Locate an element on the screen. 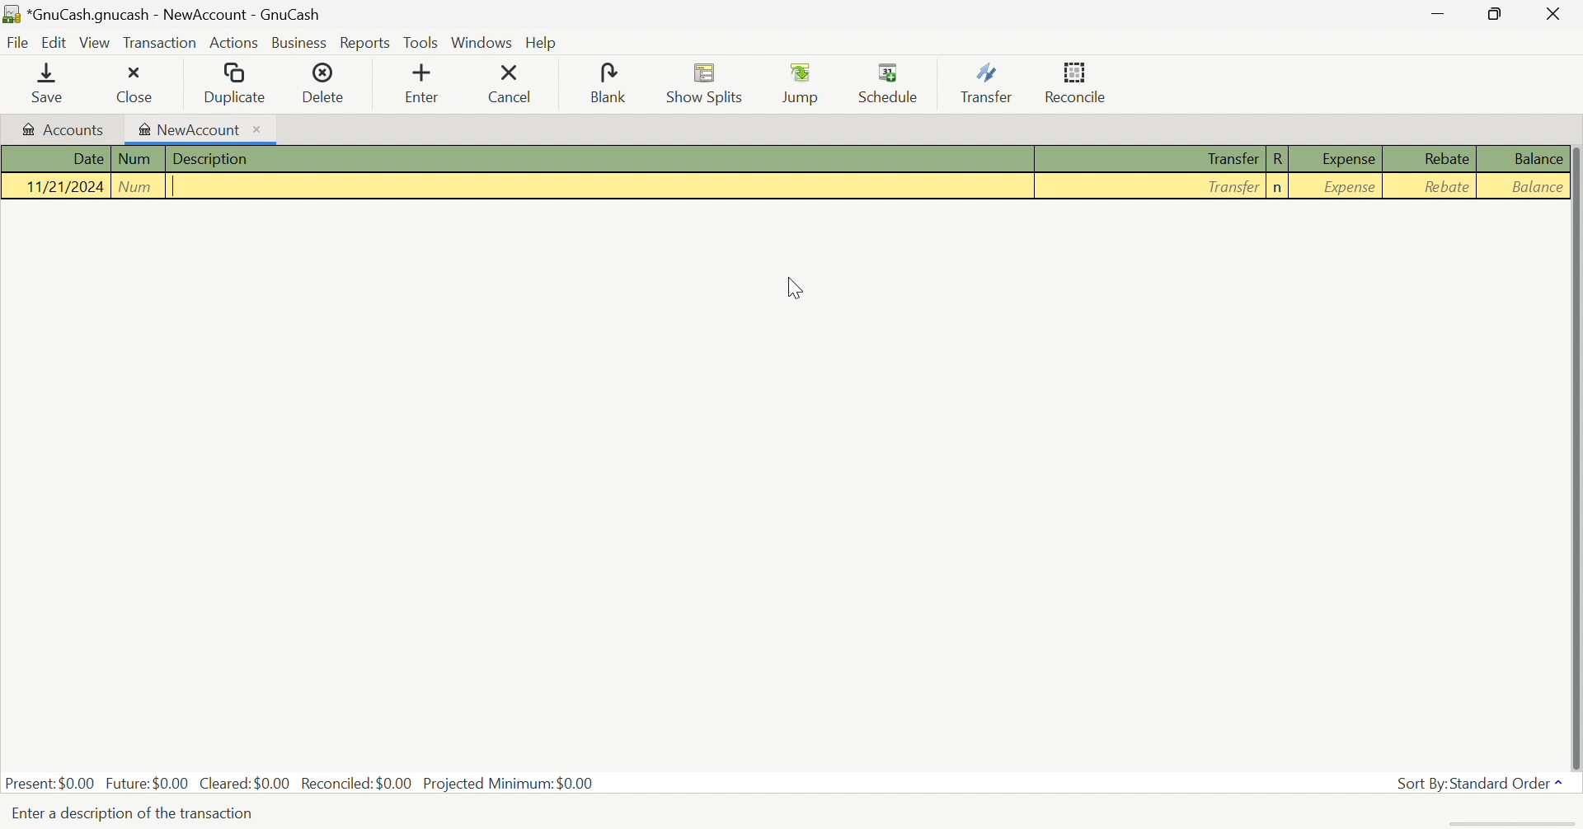  Enter is located at coordinates (431, 85).